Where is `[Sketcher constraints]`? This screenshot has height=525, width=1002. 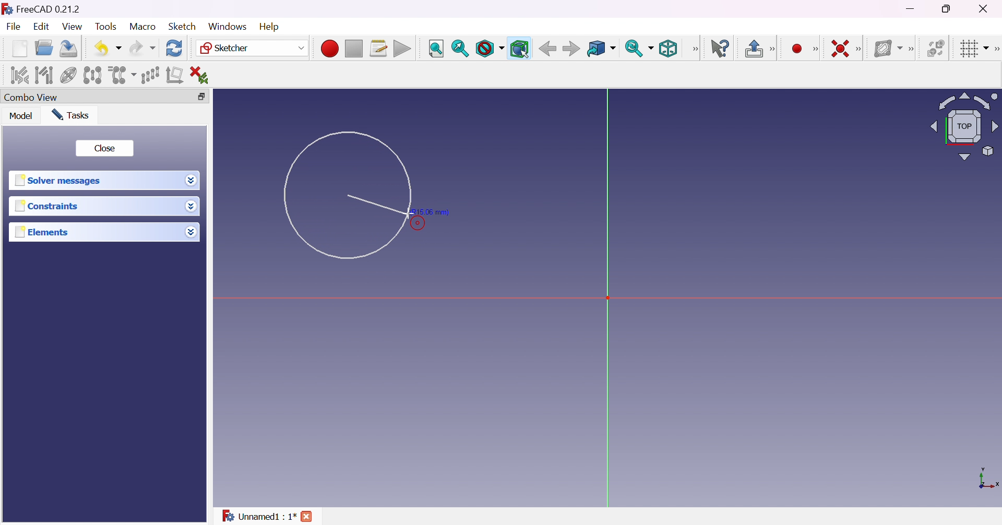 [Sketcher constraints] is located at coordinates (861, 50).